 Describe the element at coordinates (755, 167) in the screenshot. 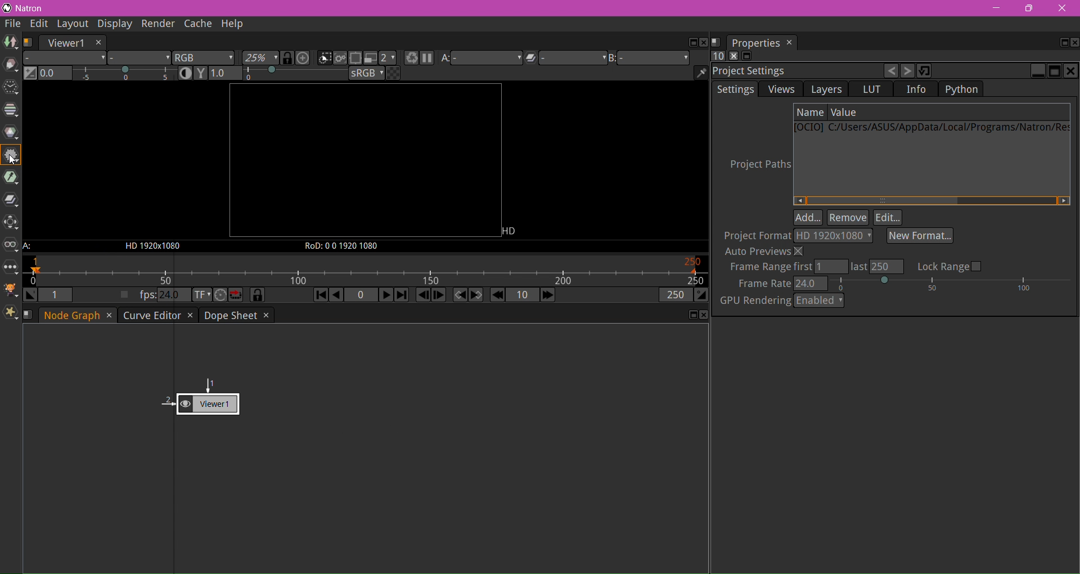

I see `Project Paths` at that location.